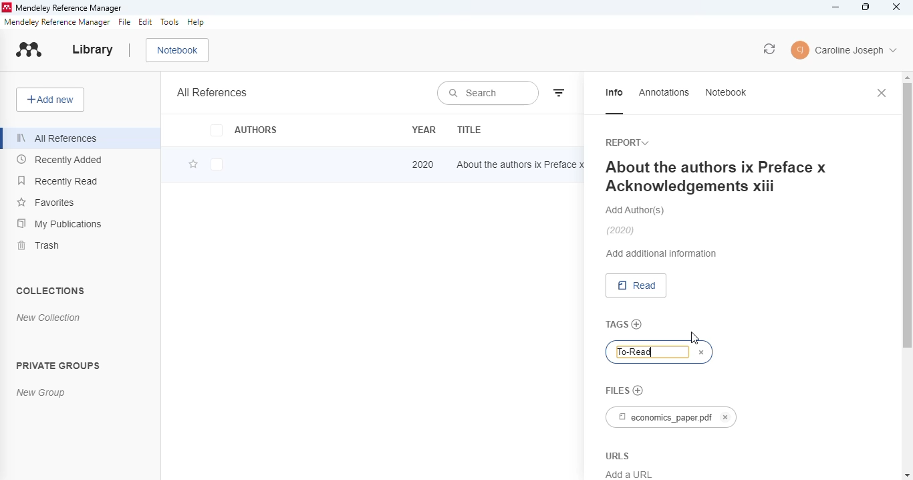  Describe the element at coordinates (867, 7) in the screenshot. I see `maximize` at that location.